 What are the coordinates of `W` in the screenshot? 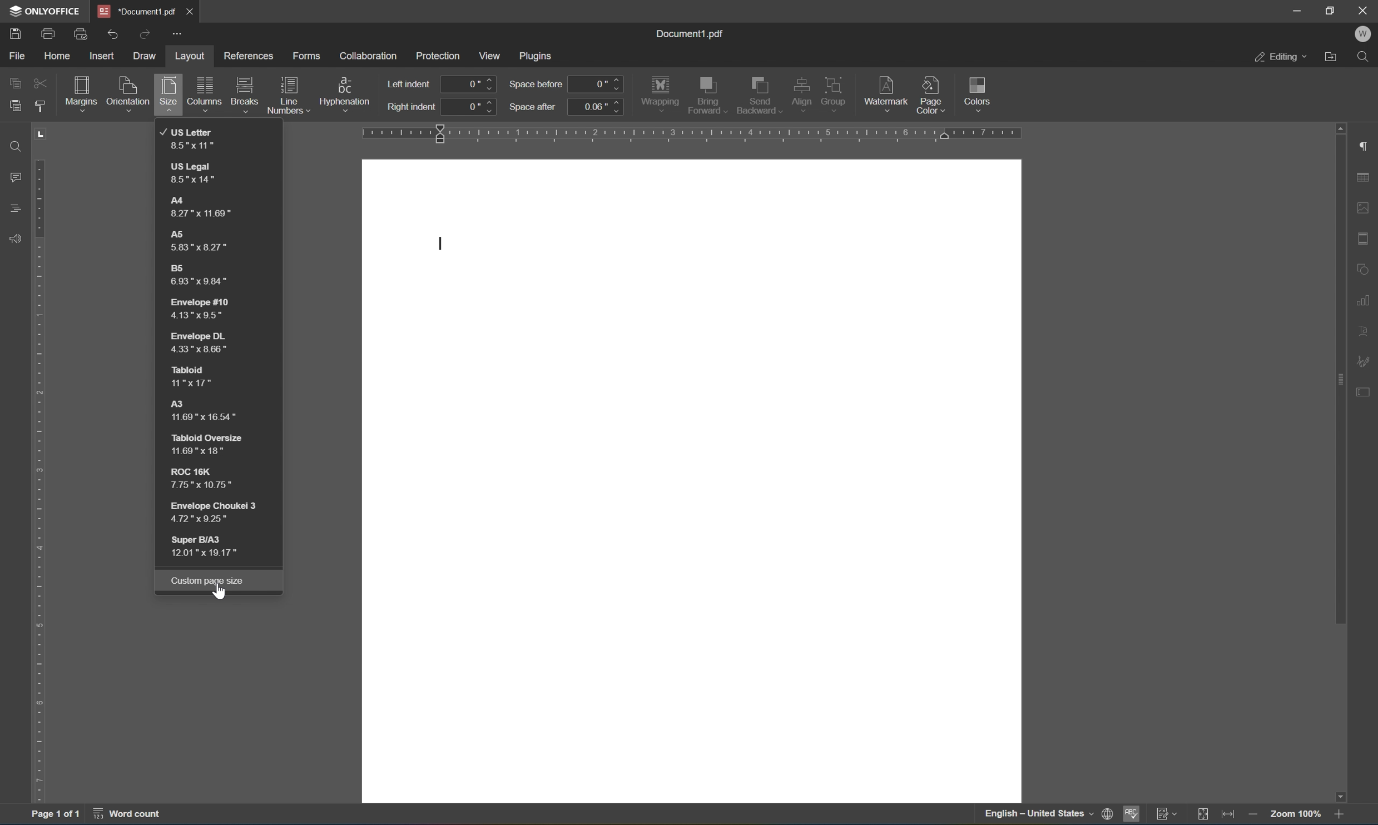 It's located at (1362, 33).